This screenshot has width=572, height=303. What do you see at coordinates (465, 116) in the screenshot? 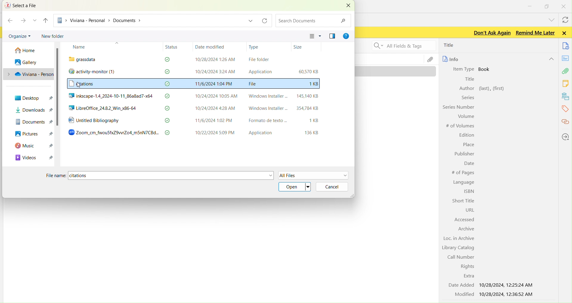
I see `Volume` at bounding box center [465, 116].